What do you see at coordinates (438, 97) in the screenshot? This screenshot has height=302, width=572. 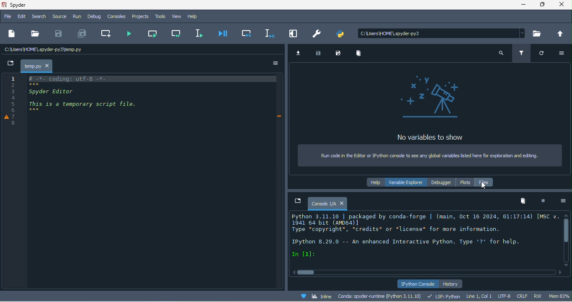 I see `telescope icon` at bounding box center [438, 97].